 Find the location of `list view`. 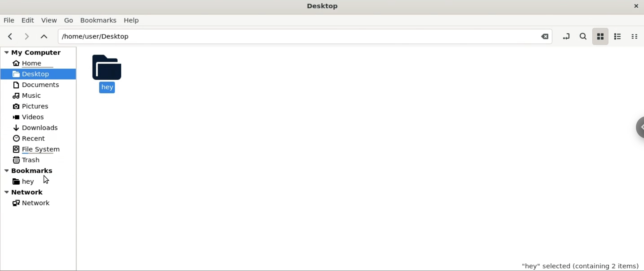

list view is located at coordinates (618, 36).